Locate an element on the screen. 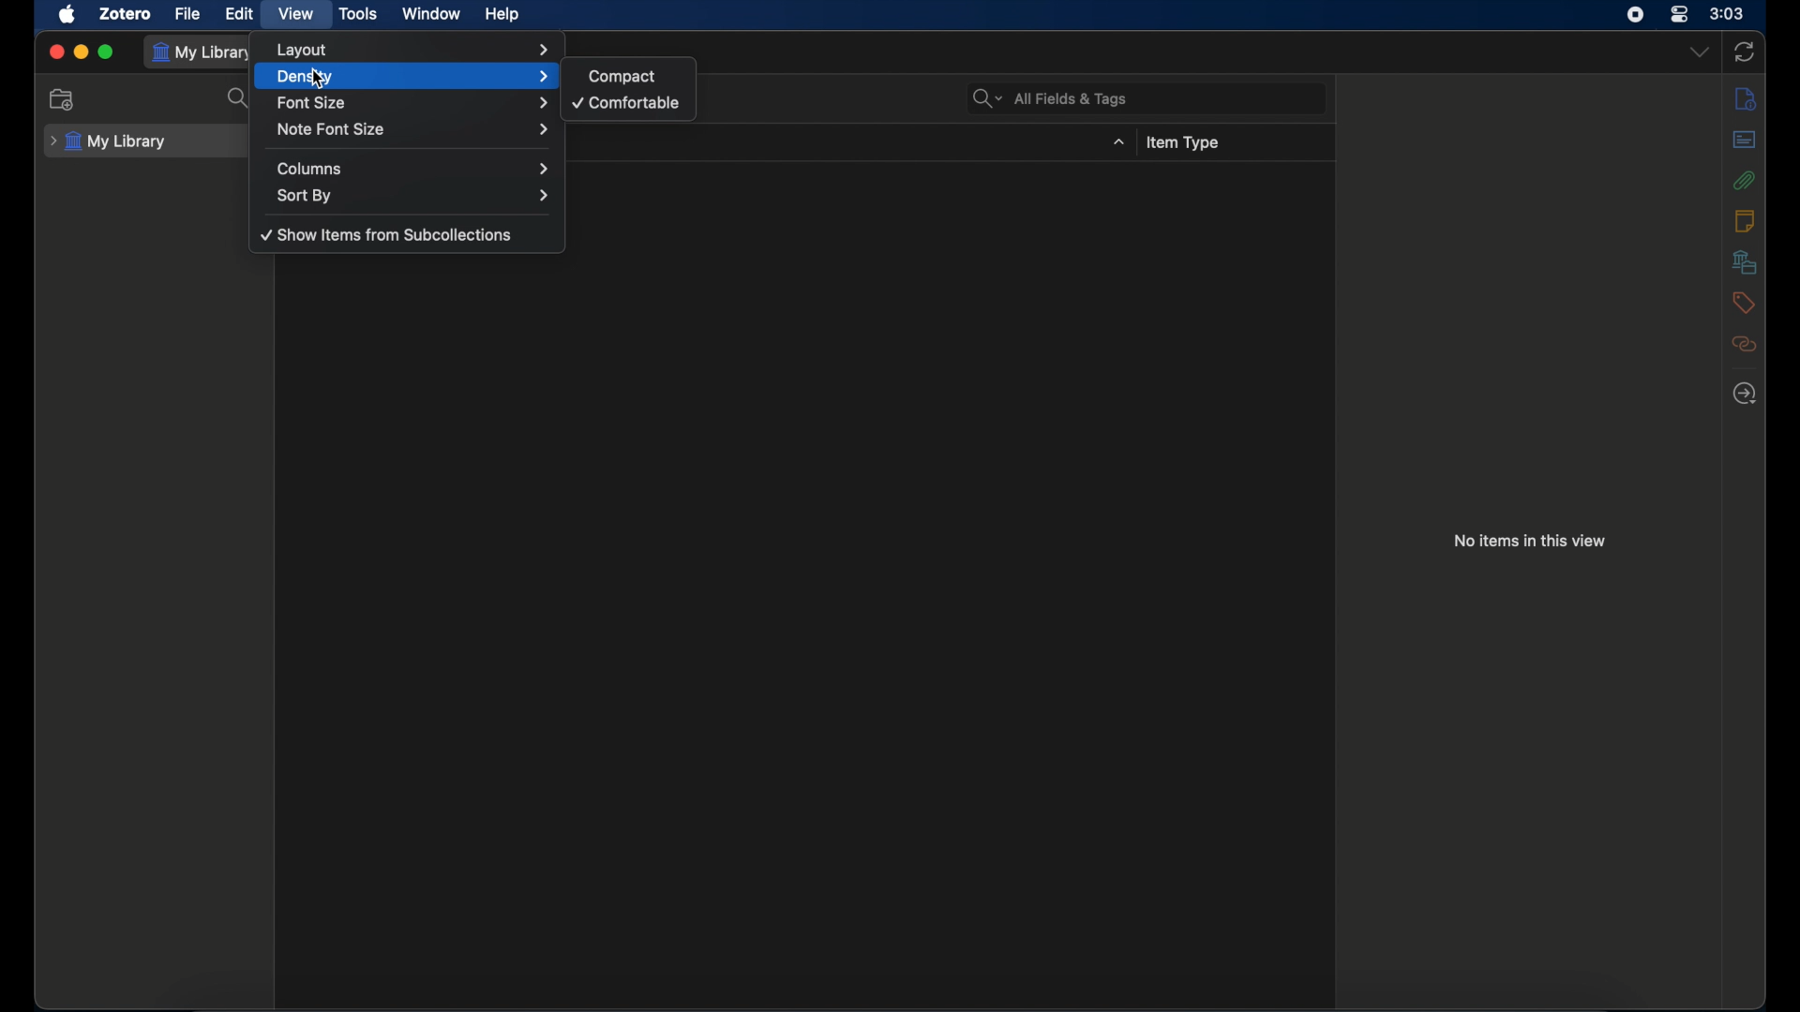 Image resolution: width=1800 pixels, height=1012 pixels. columns is located at coordinates (414, 169).